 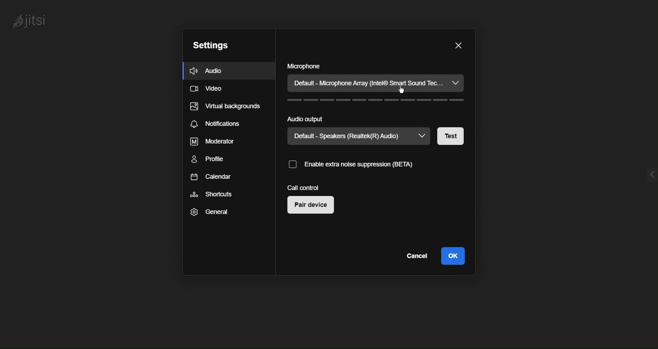 I want to click on Audio Output, so click(x=375, y=118).